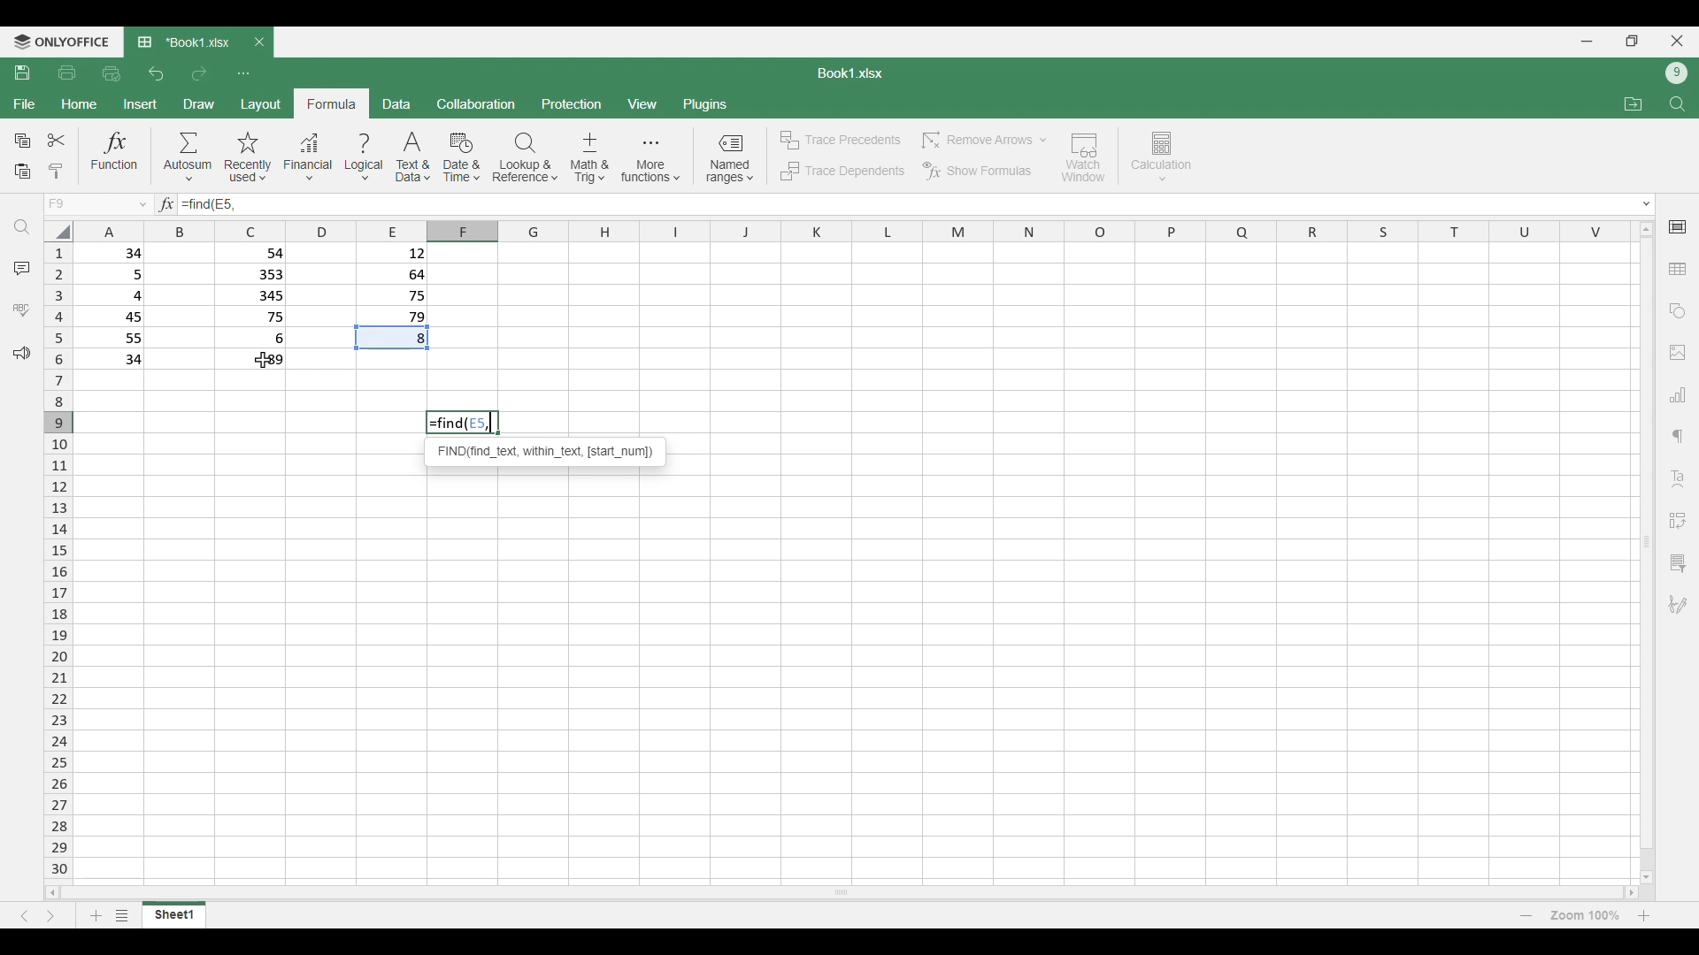 The height and width of the screenshot is (955, 1699). What do you see at coordinates (115, 155) in the screenshot?
I see `Funtion` at bounding box center [115, 155].